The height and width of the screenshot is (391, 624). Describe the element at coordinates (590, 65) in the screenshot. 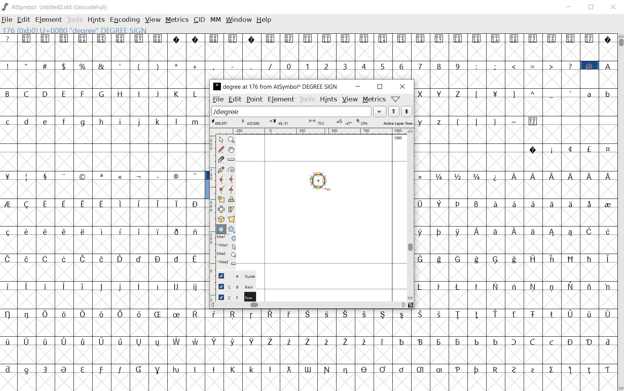

I see `@` at that location.